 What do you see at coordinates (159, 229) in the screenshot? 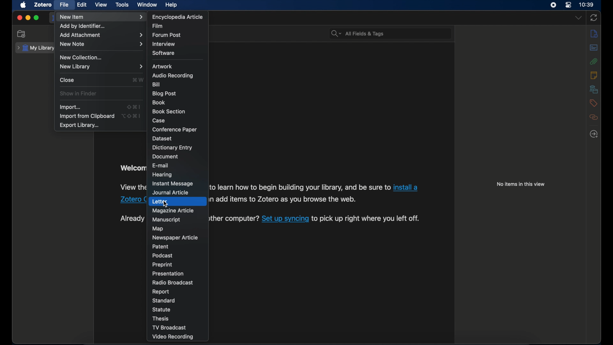
I see `map` at bounding box center [159, 229].